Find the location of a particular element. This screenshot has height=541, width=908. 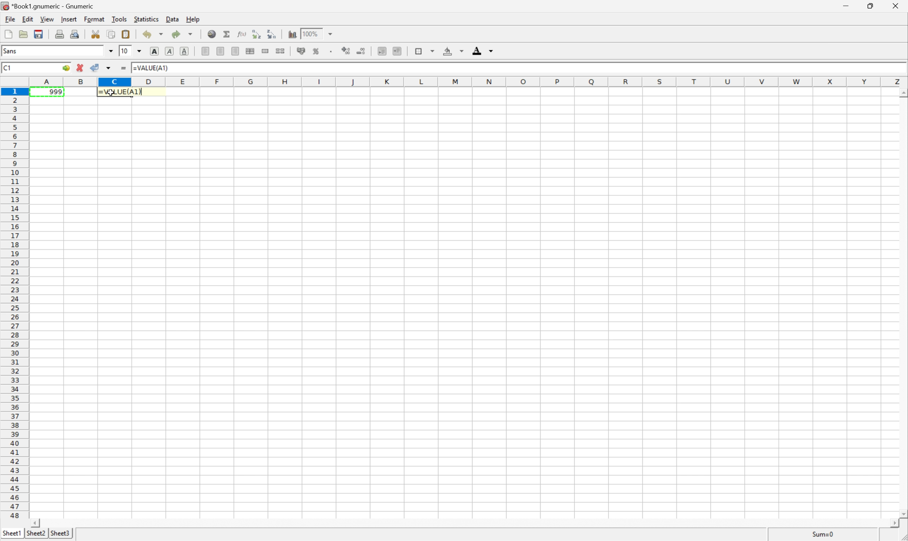

save current workbook is located at coordinates (39, 33).